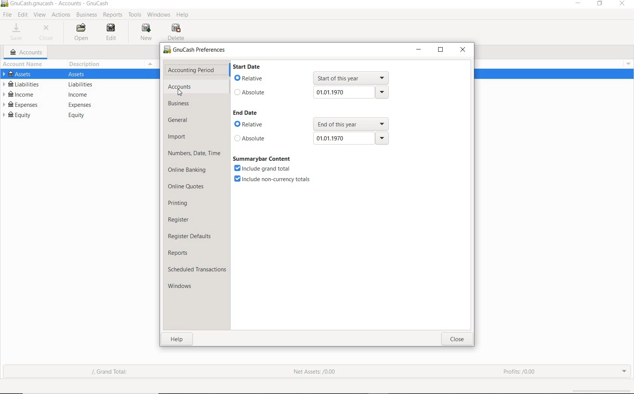 This screenshot has width=634, height=394. I want to click on register defaults, so click(191, 235).